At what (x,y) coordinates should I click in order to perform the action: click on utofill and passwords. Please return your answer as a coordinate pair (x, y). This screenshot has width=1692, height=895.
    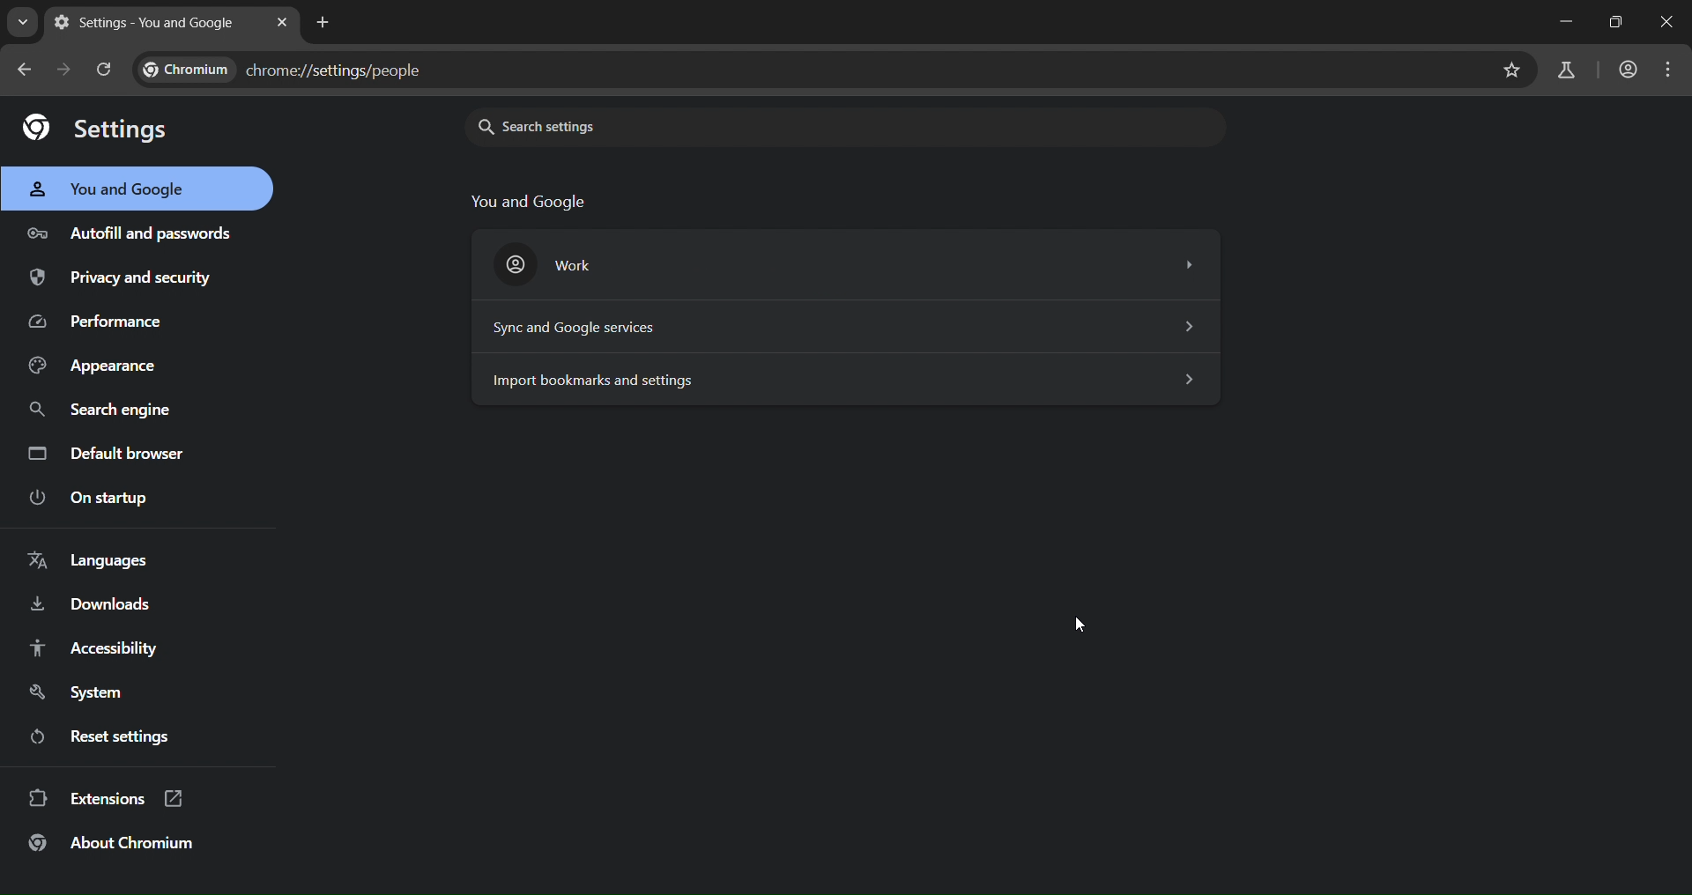
    Looking at the image, I should click on (131, 227).